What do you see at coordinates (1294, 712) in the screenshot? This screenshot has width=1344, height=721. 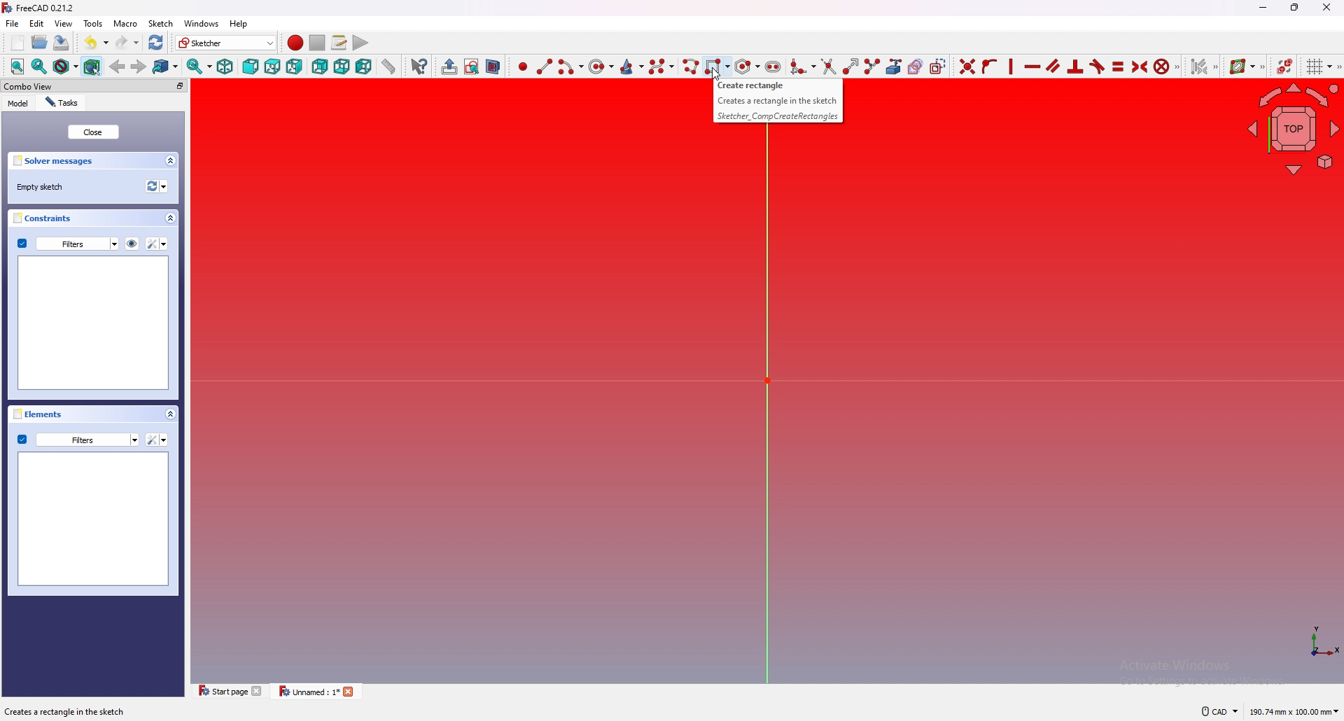 I see `dimensions` at bounding box center [1294, 712].